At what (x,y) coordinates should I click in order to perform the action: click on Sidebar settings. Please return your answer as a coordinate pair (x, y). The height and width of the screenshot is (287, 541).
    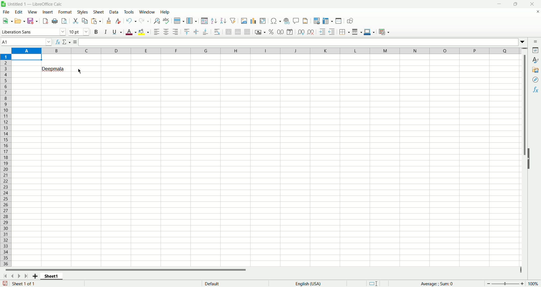
    Looking at the image, I should click on (536, 41).